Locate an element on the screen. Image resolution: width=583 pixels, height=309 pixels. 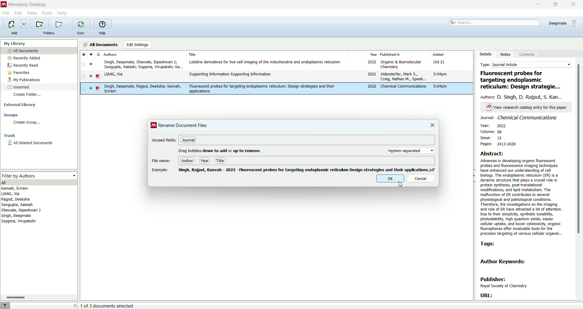
Supporting Information Supporting Information is located at coordinates (230, 75).